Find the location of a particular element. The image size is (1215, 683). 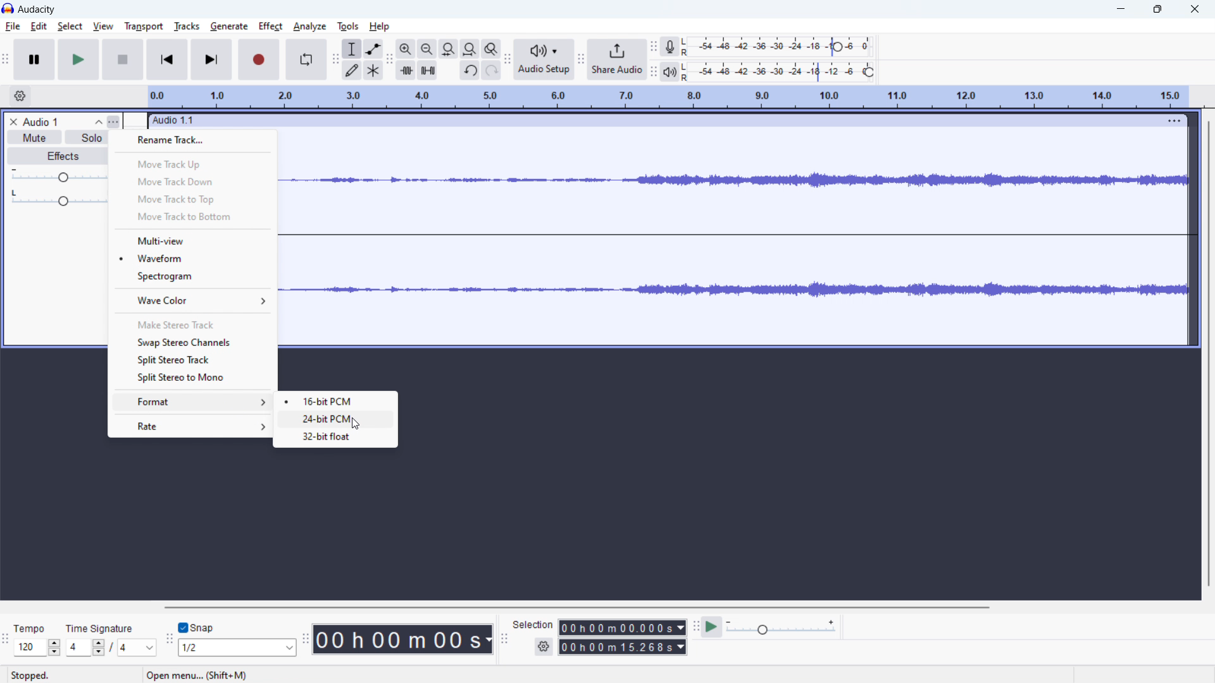

time toolbar is located at coordinates (306, 640).